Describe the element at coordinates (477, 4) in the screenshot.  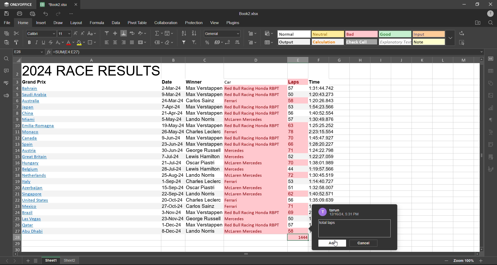
I see `maximize` at that location.